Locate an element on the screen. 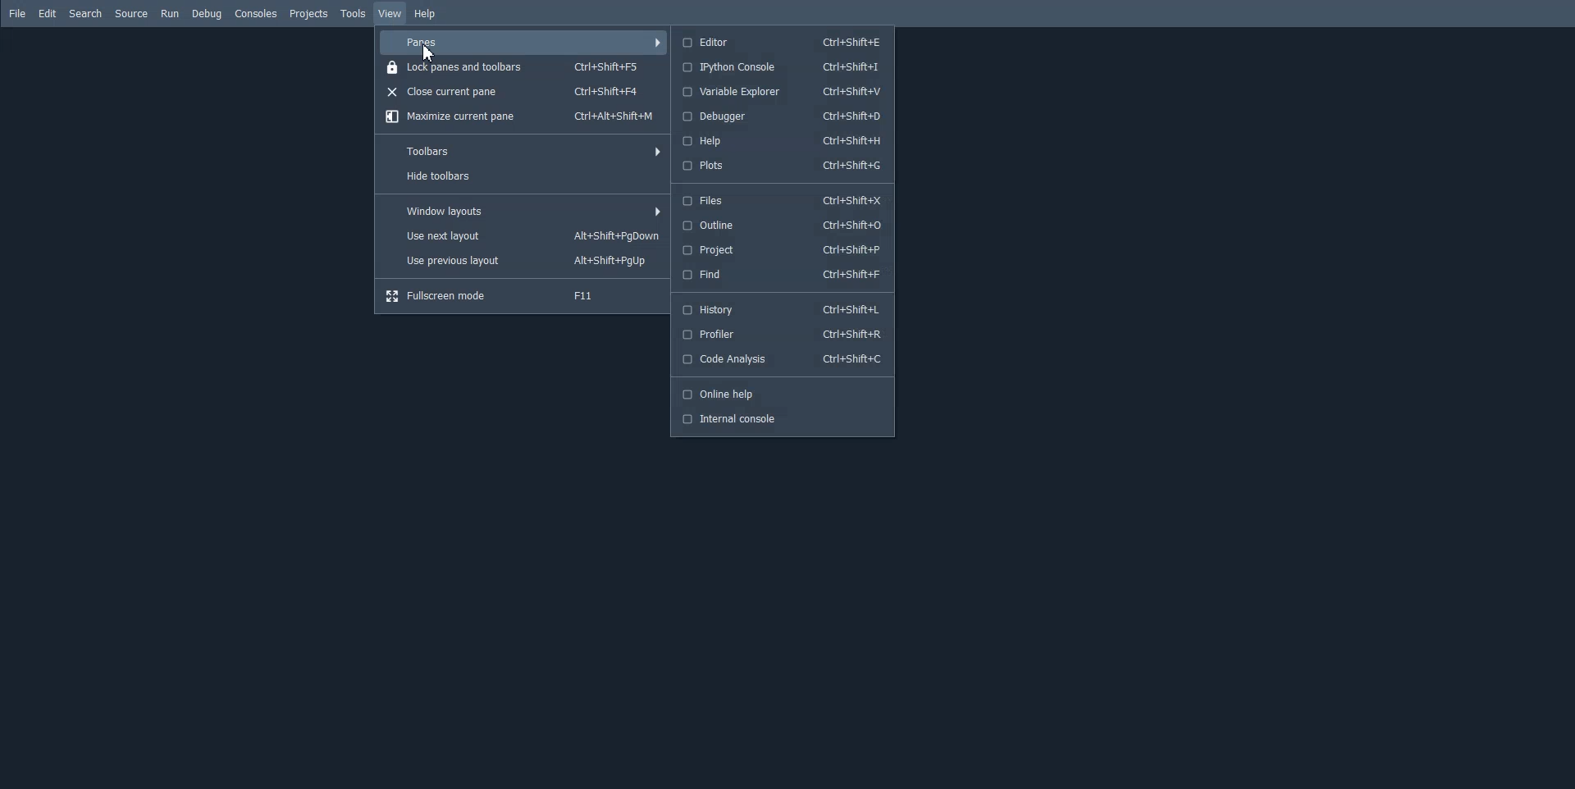  Ipython Console is located at coordinates (780, 66).